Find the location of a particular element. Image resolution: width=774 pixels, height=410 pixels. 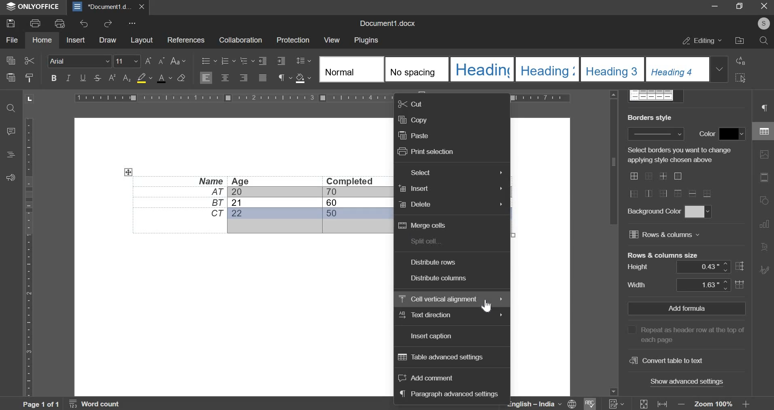

comment is located at coordinates (12, 130).